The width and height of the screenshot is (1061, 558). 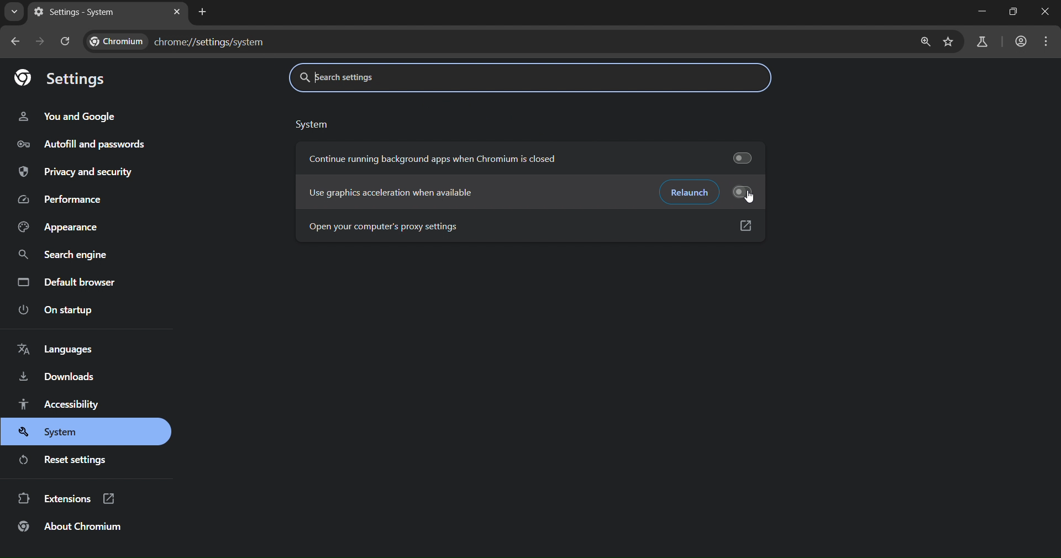 I want to click on Refurbish, so click(x=686, y=192).